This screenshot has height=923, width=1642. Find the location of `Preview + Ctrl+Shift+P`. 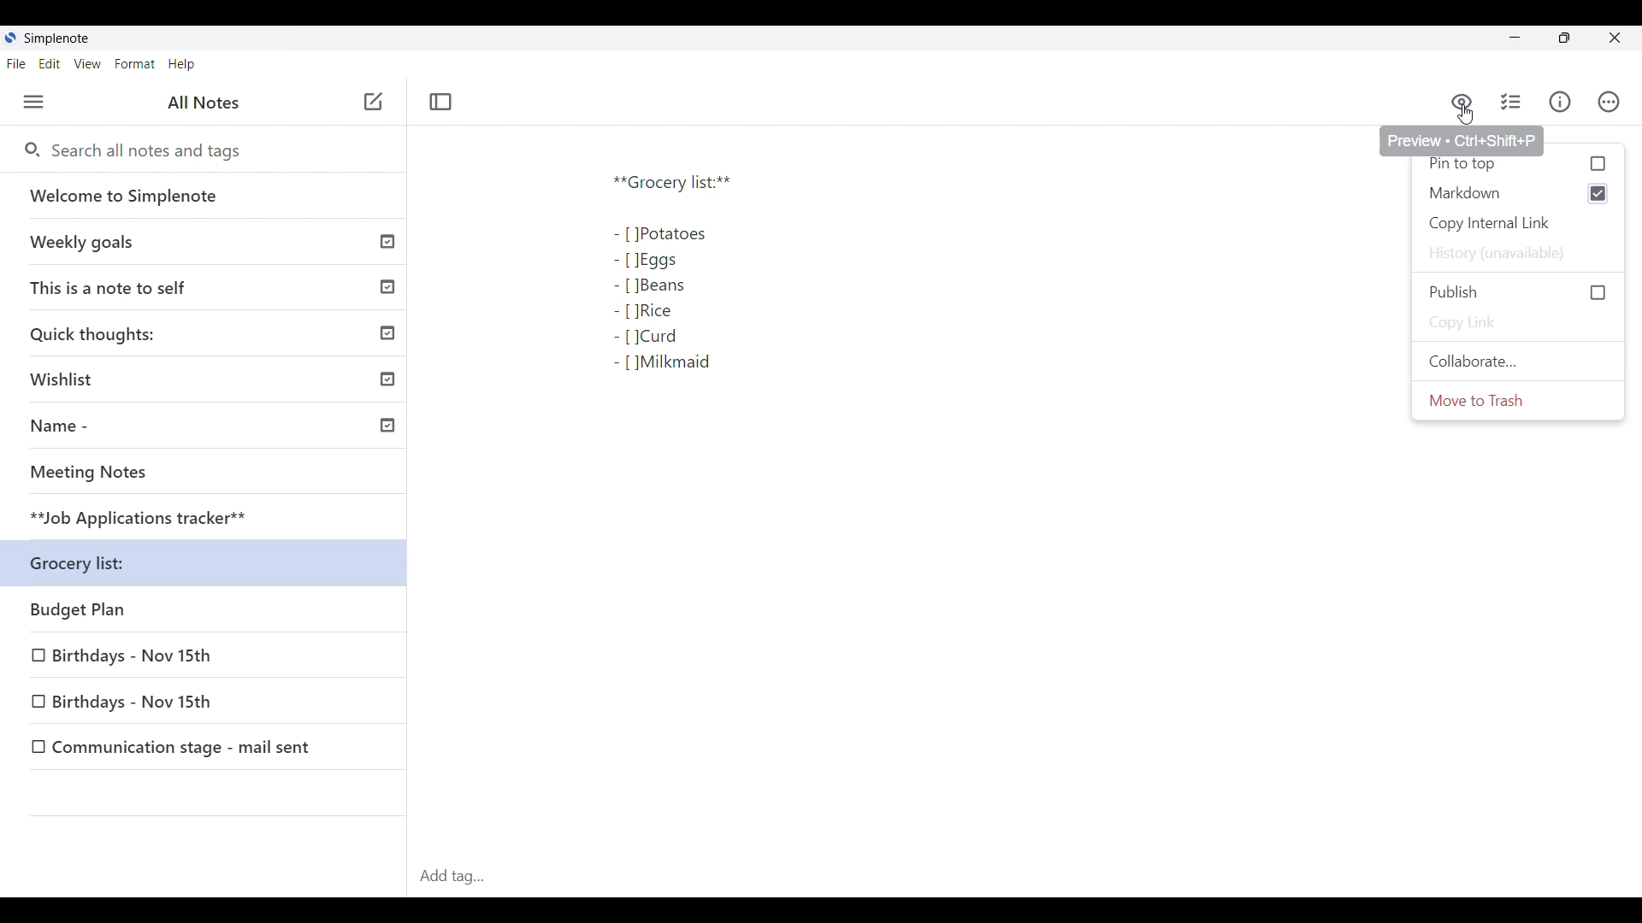

Preview + Ctrl+Shift+P is located at coordinates (1462, 140).